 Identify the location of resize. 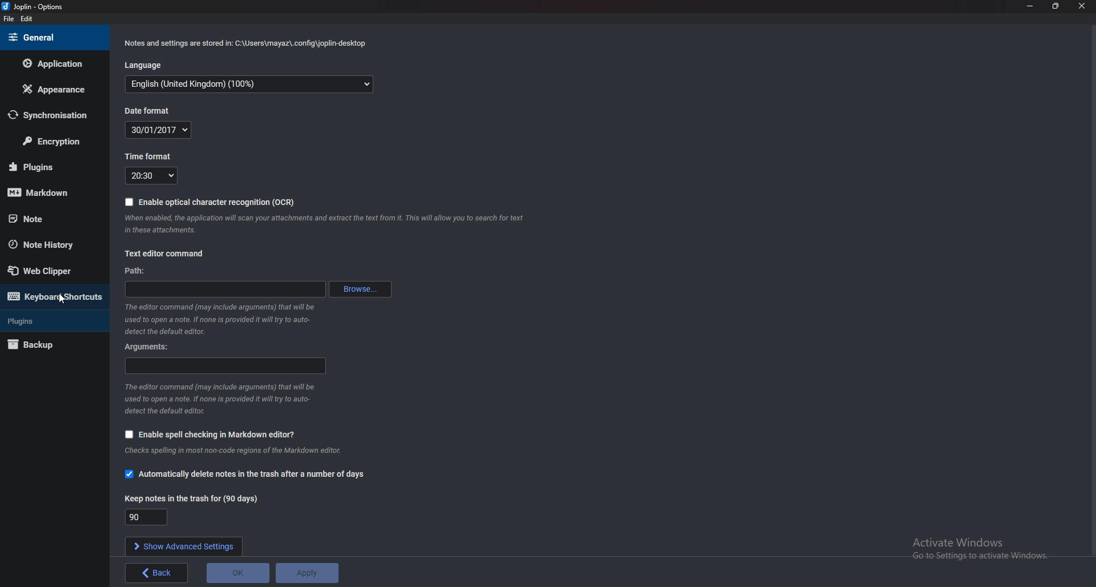
(1056, 7).